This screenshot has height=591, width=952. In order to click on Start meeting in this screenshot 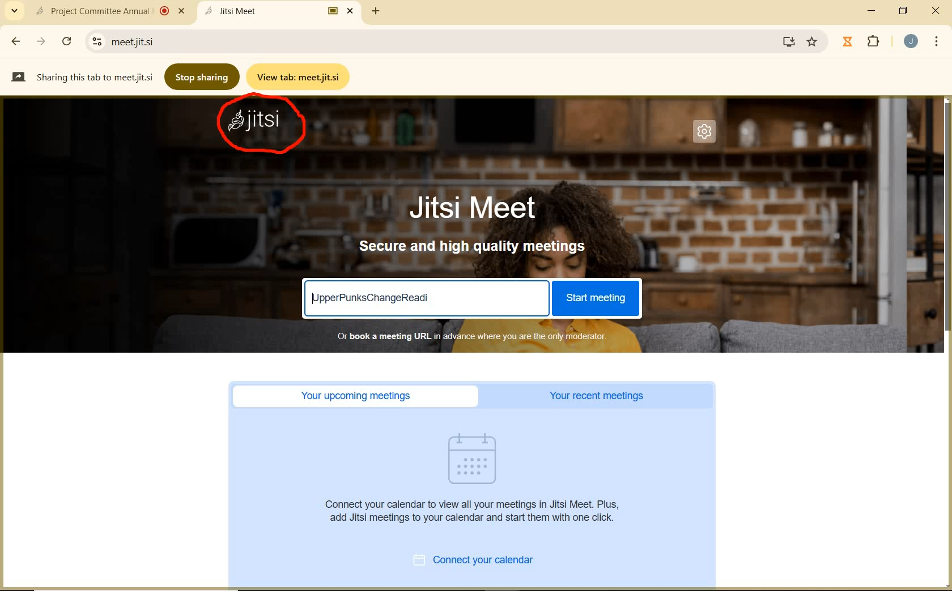, I will do `click(594, 298)`.